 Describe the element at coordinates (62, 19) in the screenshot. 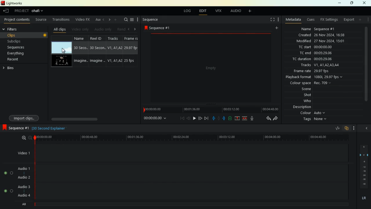

I see `transitions` at that location.